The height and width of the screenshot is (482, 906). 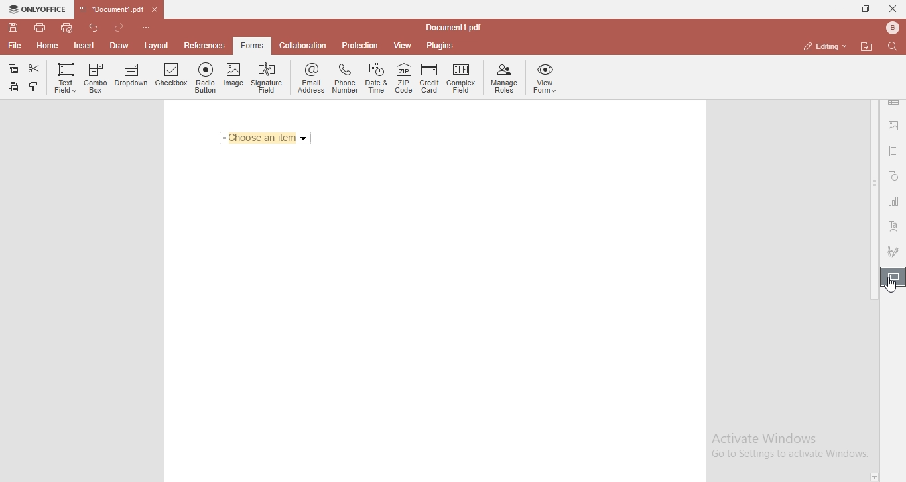 What do you see at coordinates (306, 44) in the screenshot?
I see `collaboration` at bounding box center [306, 44].